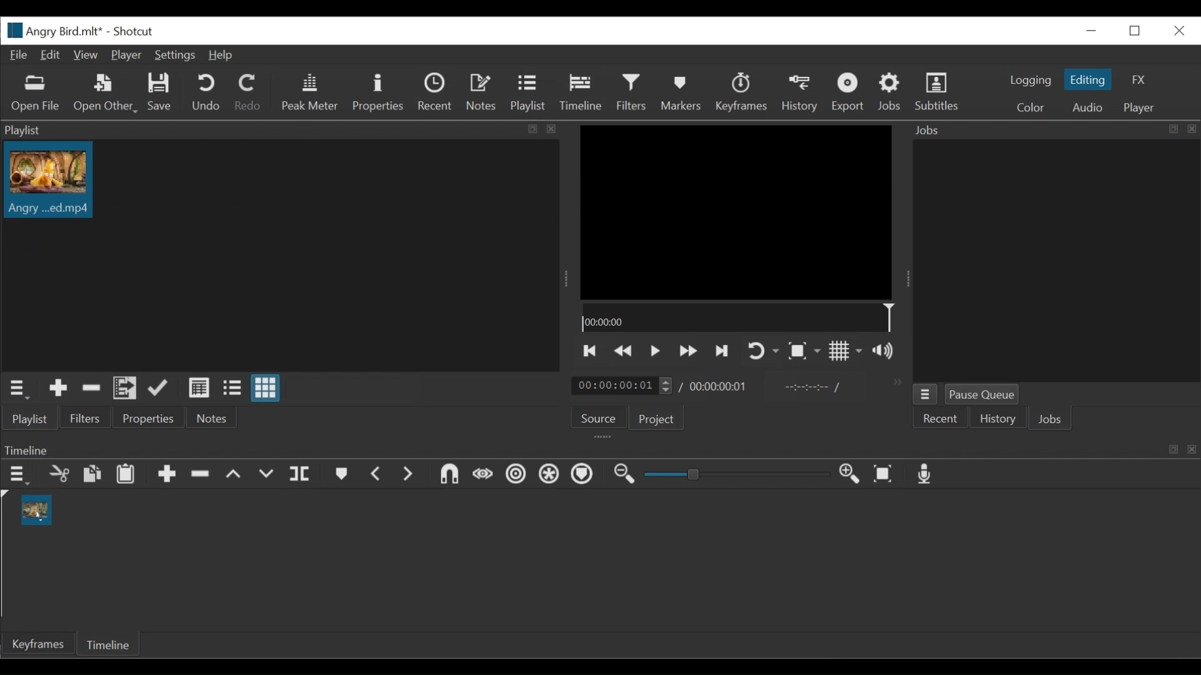 The image size is (1201, 675). I want to click on Skip to the previous point, so click(590, 351).